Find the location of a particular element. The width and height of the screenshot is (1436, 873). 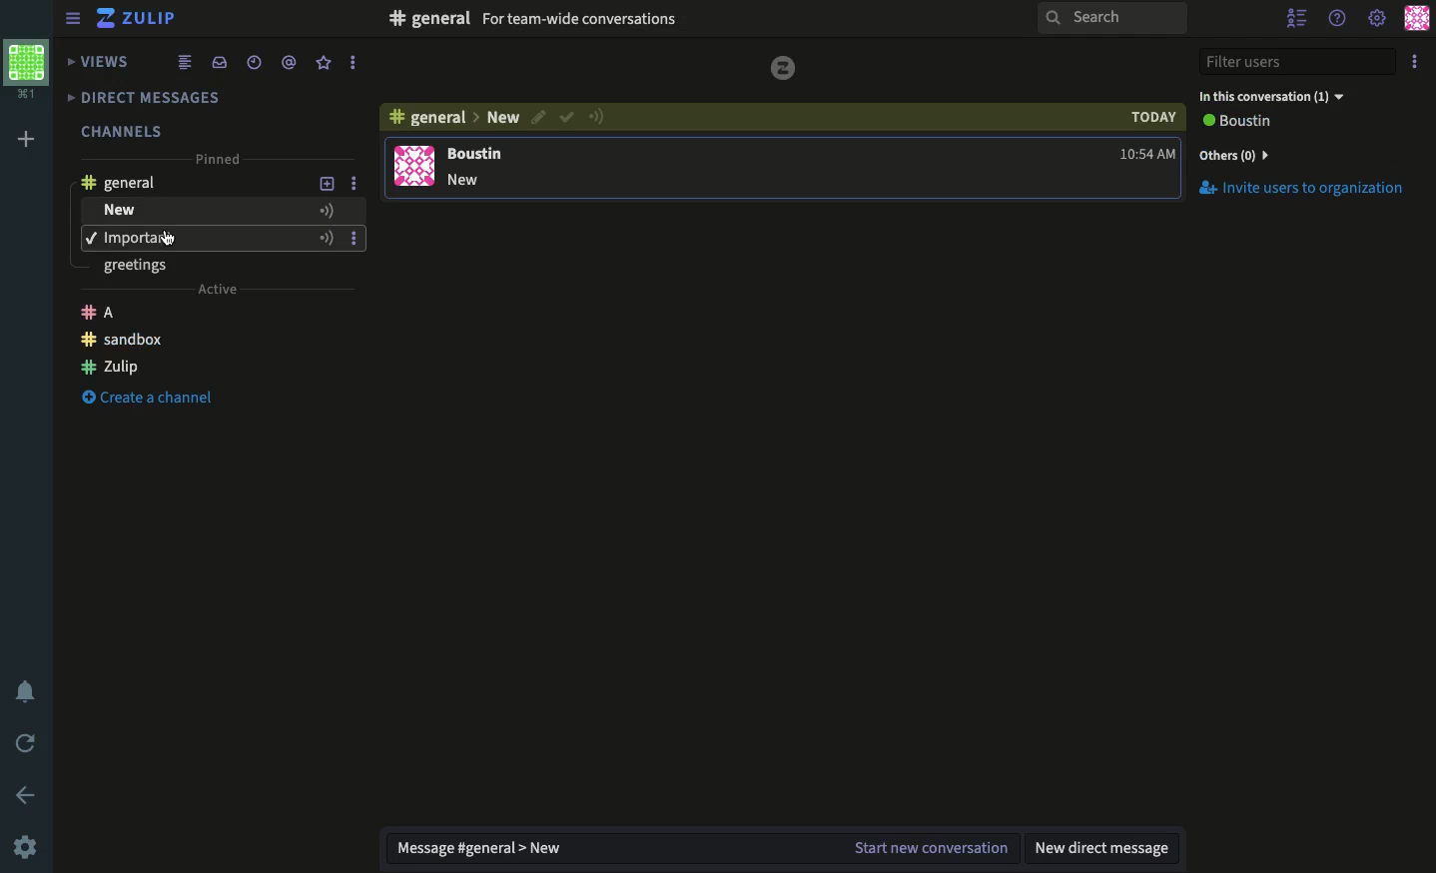

Create a channel is located at coordinates (148, 342).